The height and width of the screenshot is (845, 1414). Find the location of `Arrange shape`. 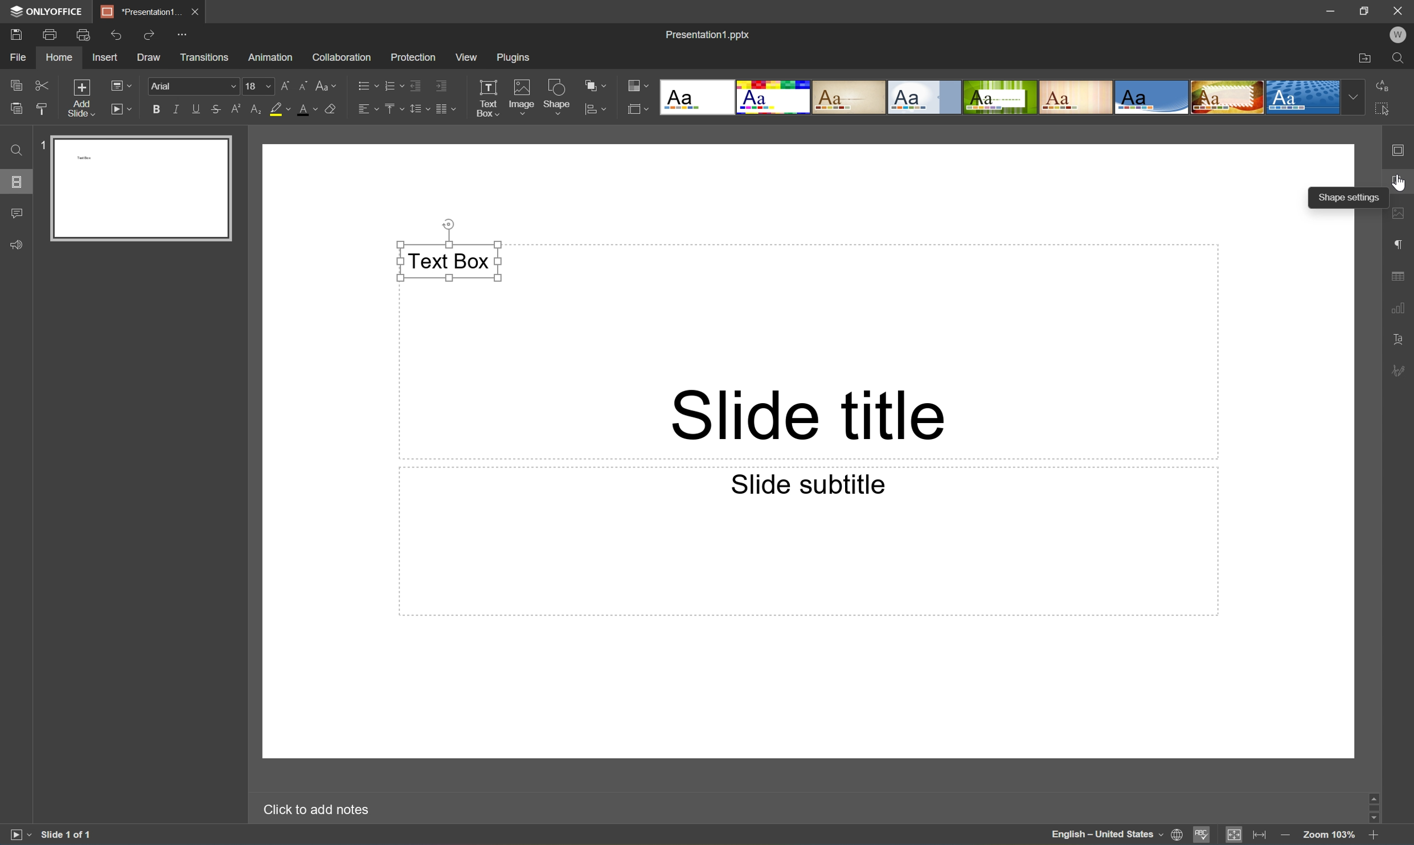

Arrange shape is located at coordinates (597, 84).